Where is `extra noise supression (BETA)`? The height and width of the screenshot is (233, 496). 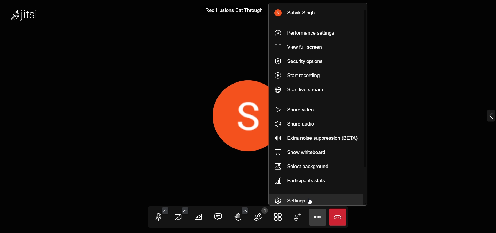
extra noise supression (BETA) is located at coordinates (316, 138).